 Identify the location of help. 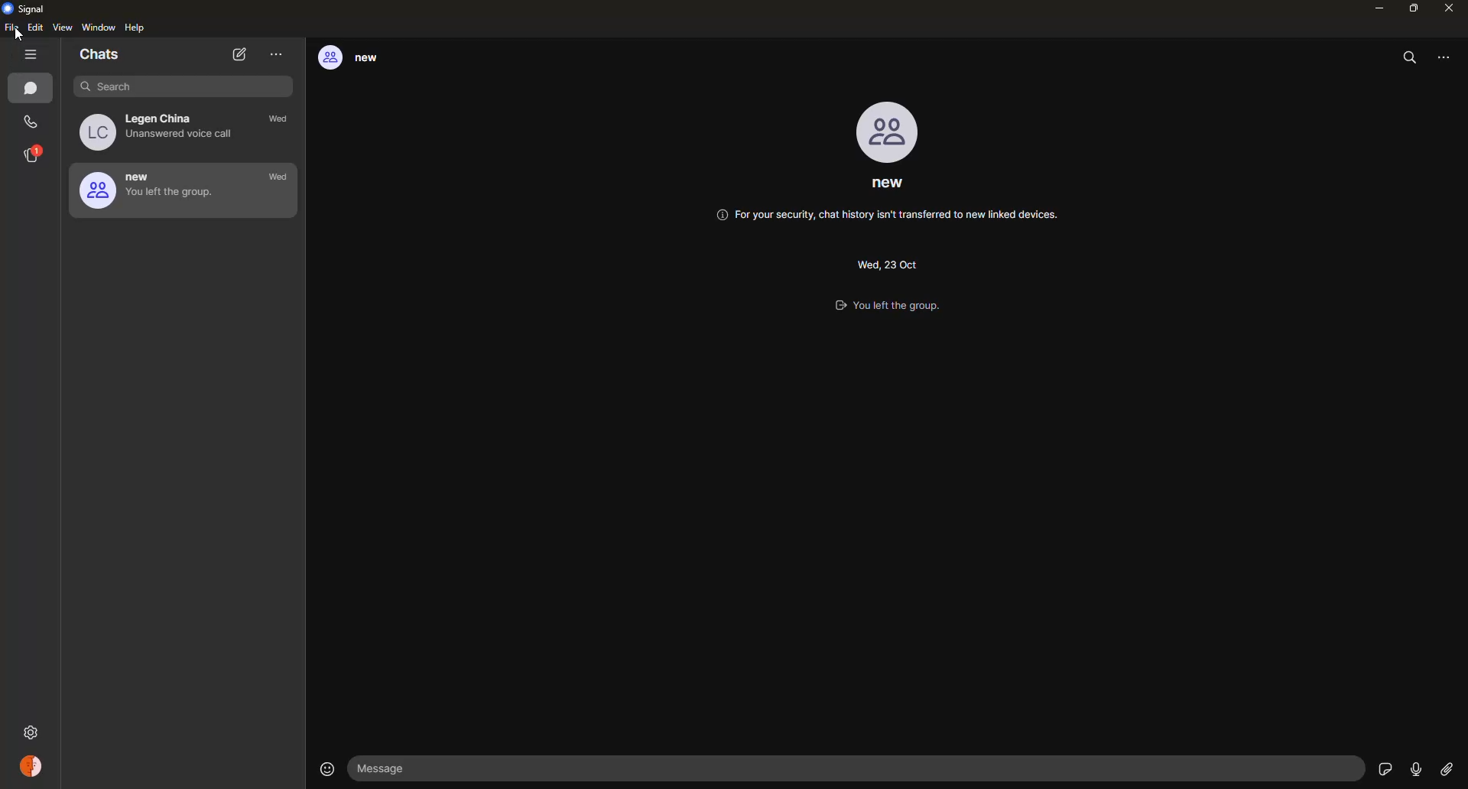
(136, 29).